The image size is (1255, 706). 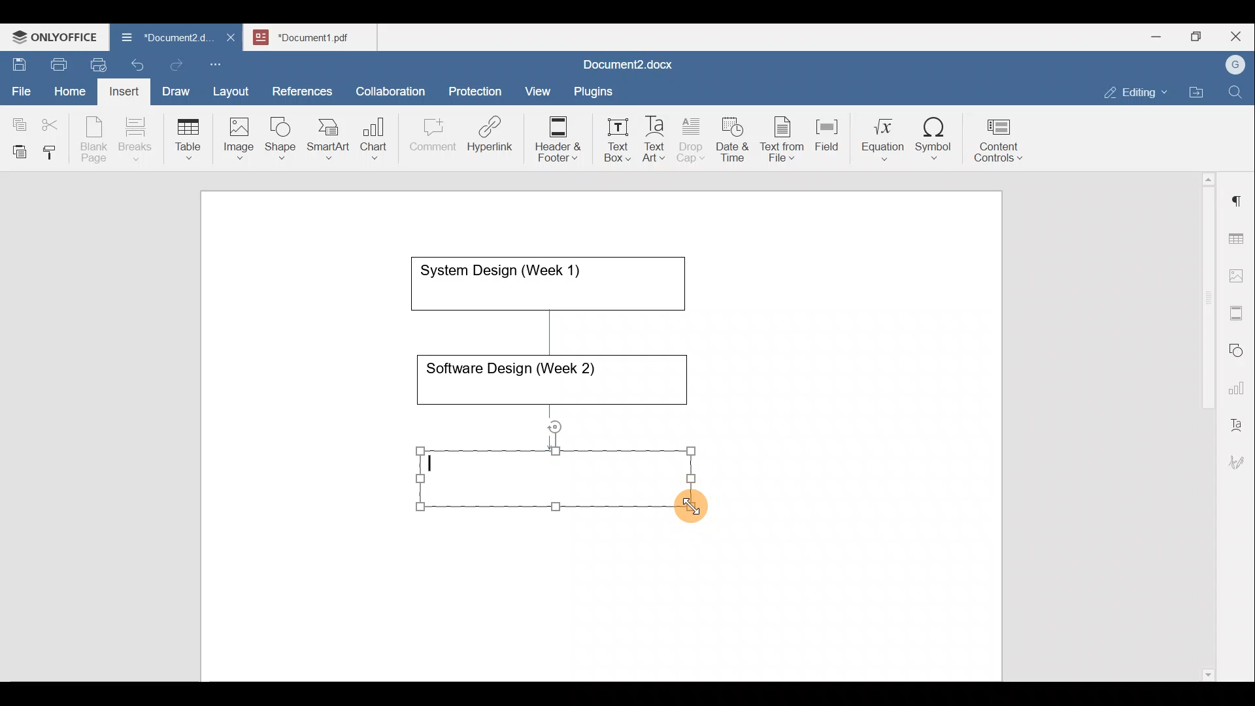 I want to click on Chart settings, so click(x=1239, y=382).